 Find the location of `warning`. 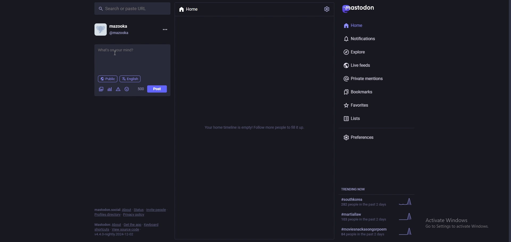

warning is located at coordinates (118, 90).